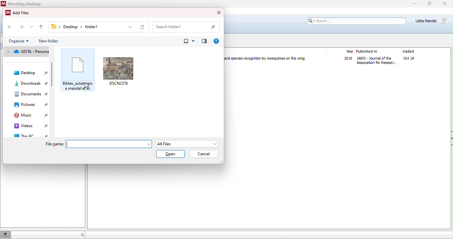  Describe the element at coordinates (187, 143) in the screenshot. I see `All Files` at that location.